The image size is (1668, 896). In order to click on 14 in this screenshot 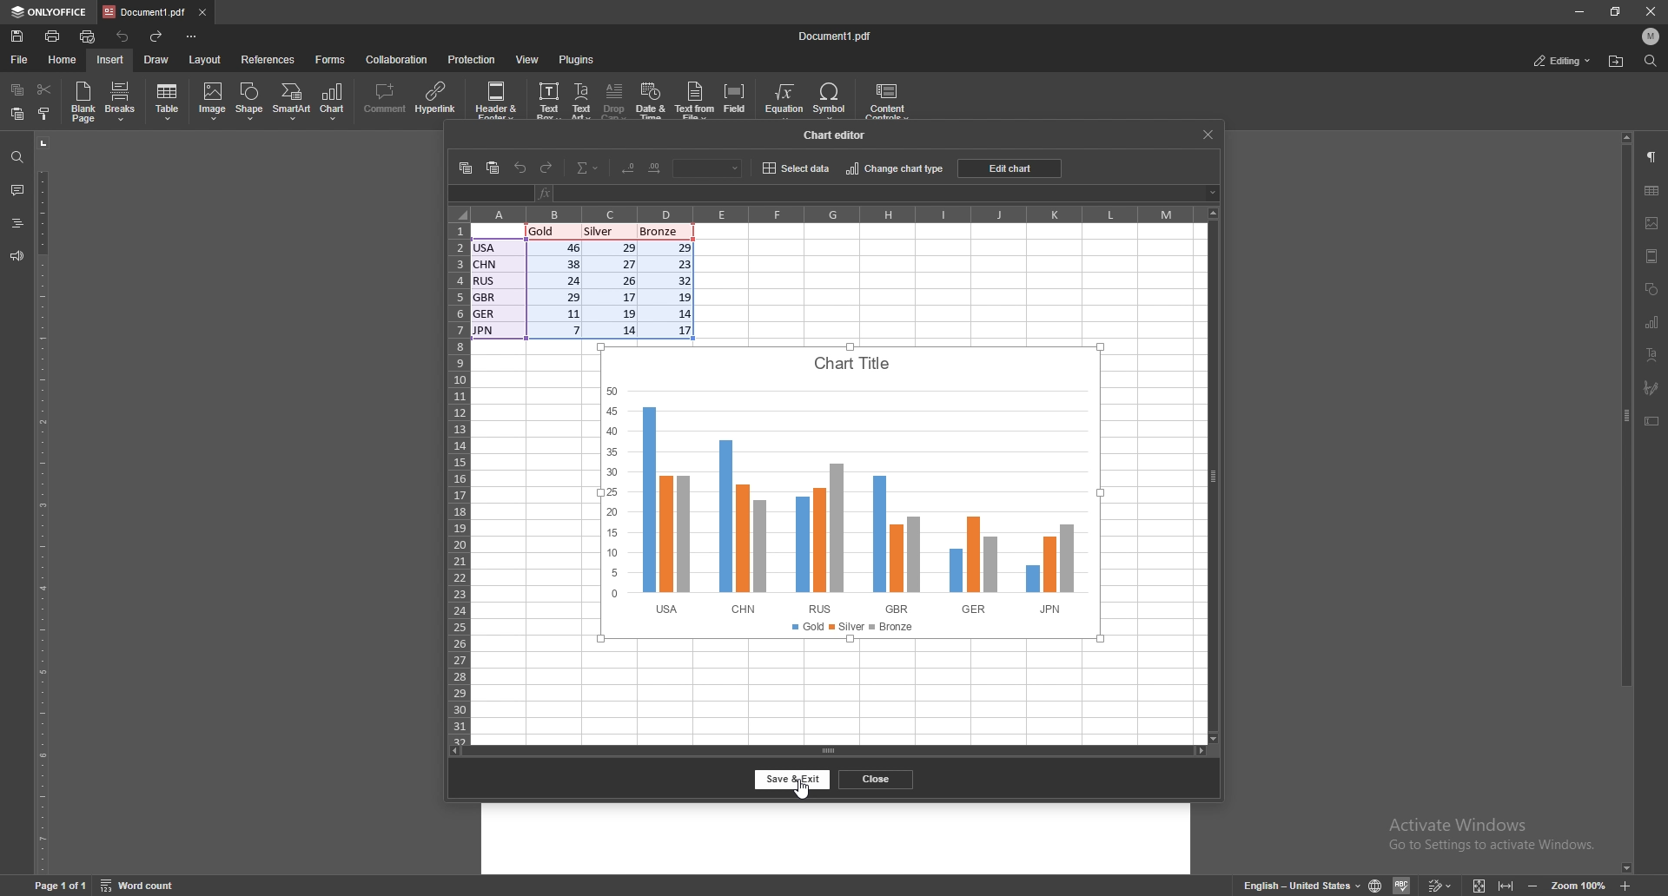, I will do `click(681, 313)`.